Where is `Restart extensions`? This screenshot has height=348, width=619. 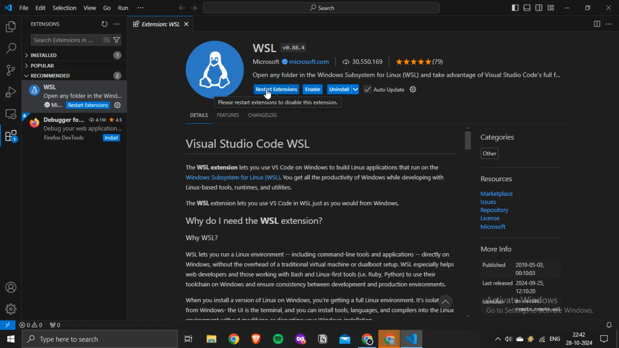
Restart extensions is located at coordinates (88, 105).